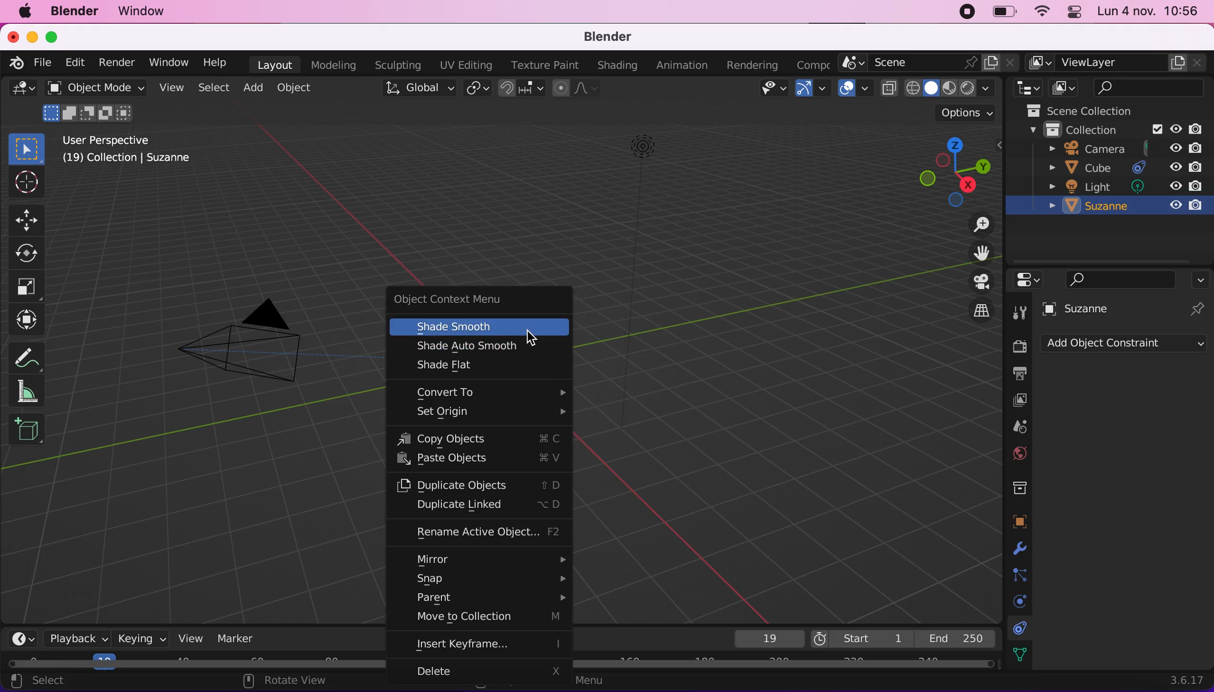  What do you see at coordinates (1018, 546) in the screenshot?
I see `modifiers` at bounding box center [1018, 546].